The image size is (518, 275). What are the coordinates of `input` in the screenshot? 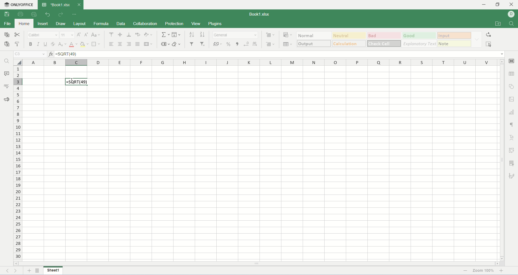 It's located at (454, 35).